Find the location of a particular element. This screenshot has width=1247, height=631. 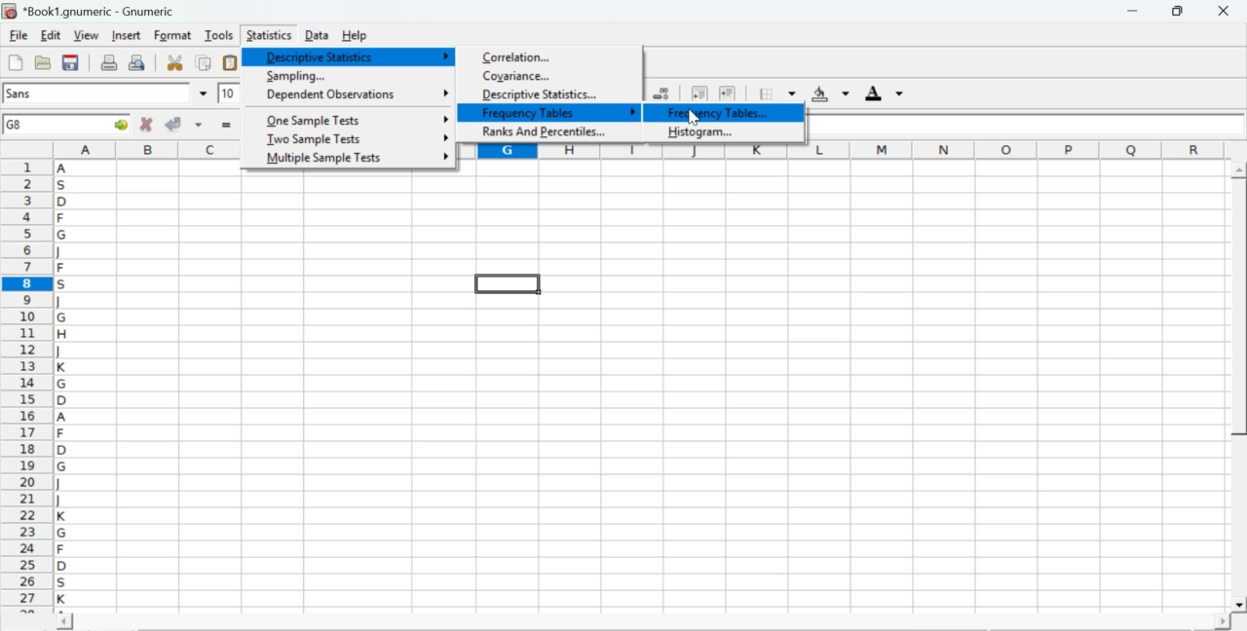

decrease number of decimals displayed is located at coordinates (661, 94).